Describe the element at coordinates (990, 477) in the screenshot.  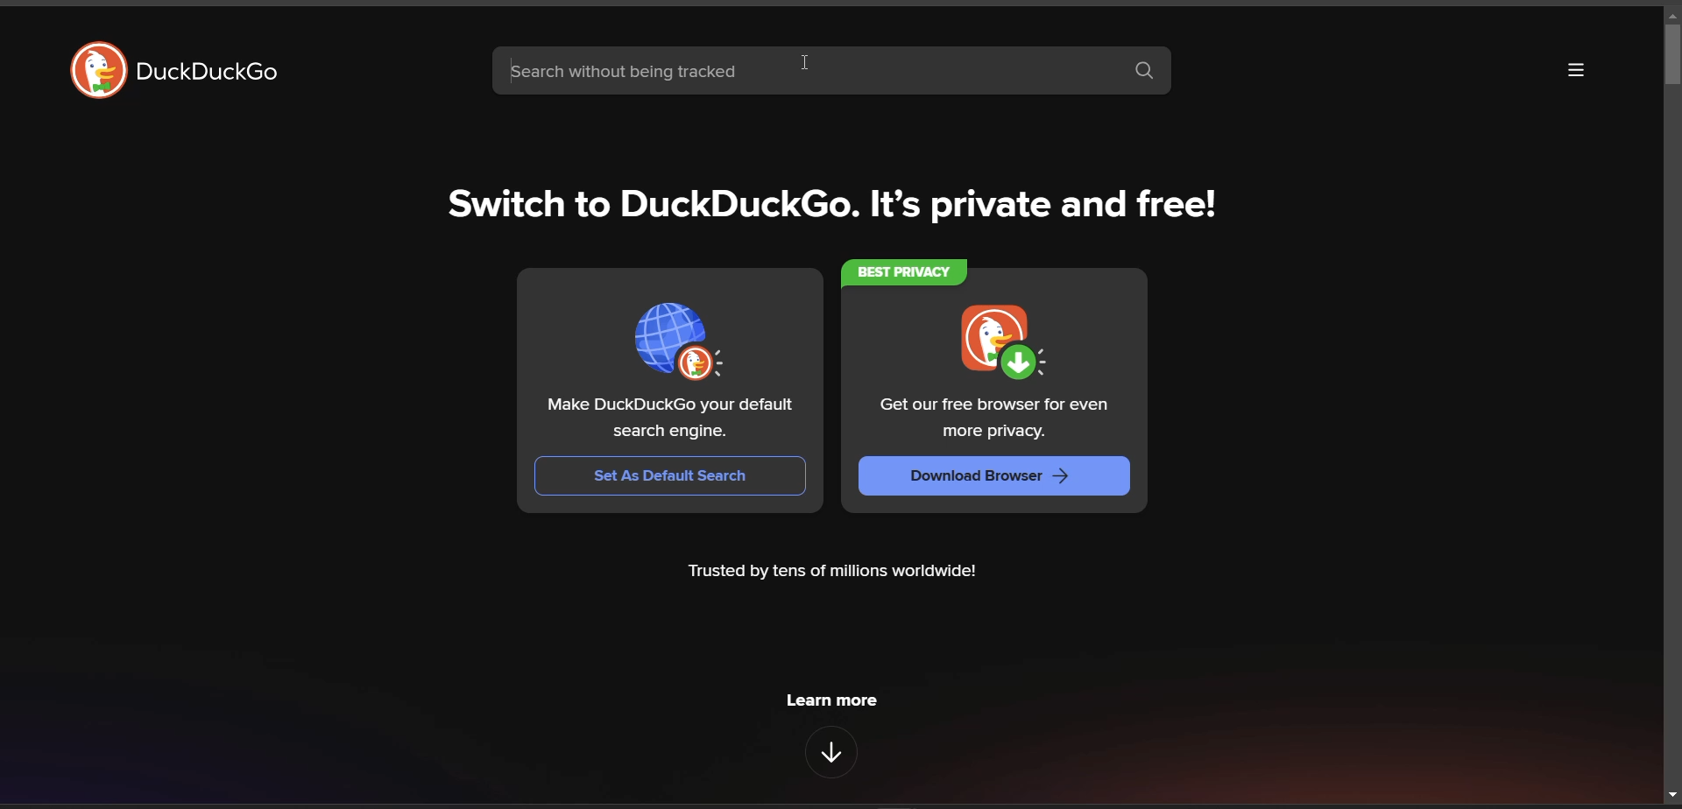
I see `Download Browser` at that location.